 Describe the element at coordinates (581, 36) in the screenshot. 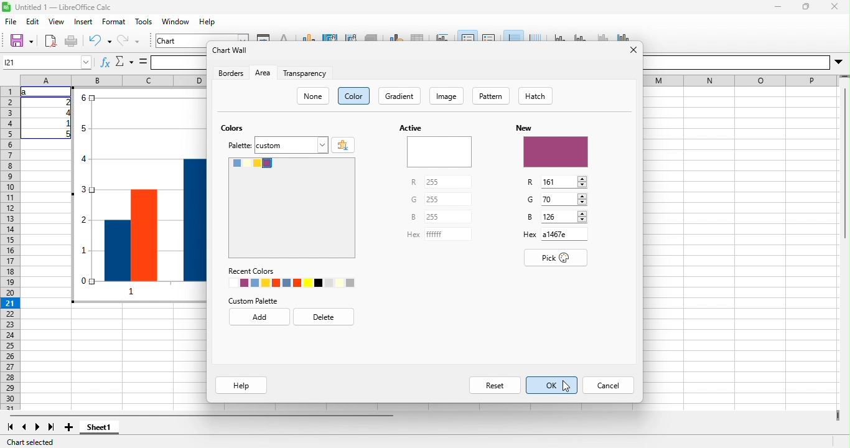

I see `y axis` at that location.